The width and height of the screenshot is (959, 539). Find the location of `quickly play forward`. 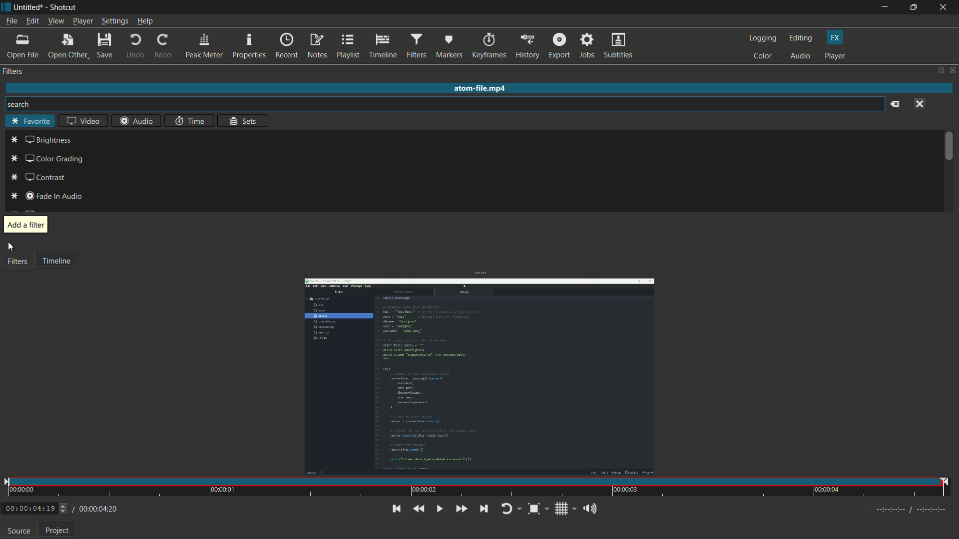

quickly play forward is located at coordinates (460, 509).